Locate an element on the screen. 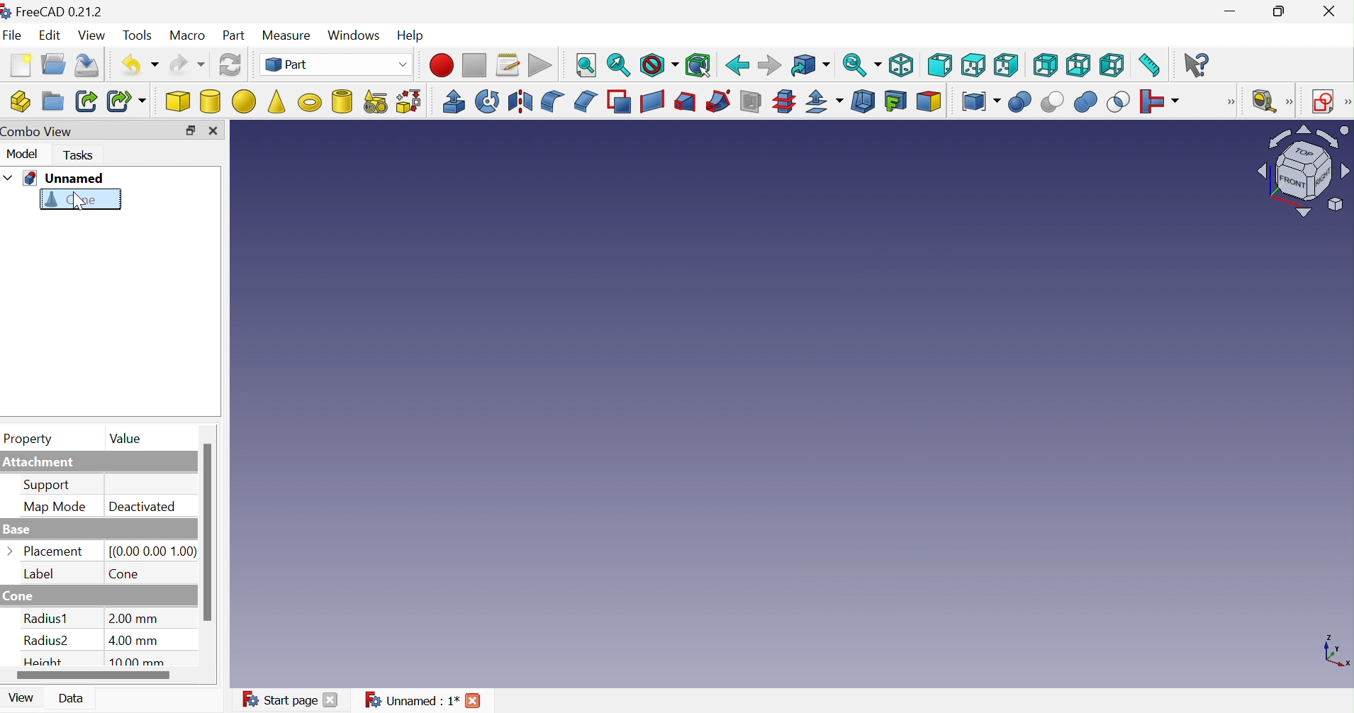  Back is located at coordinates (737, 66).